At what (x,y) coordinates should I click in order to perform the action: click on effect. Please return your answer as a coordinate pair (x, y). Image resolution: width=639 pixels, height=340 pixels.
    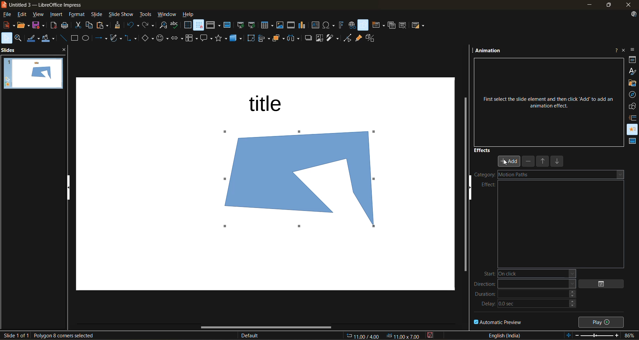
    Looking at the image, I should click on (487, 185).